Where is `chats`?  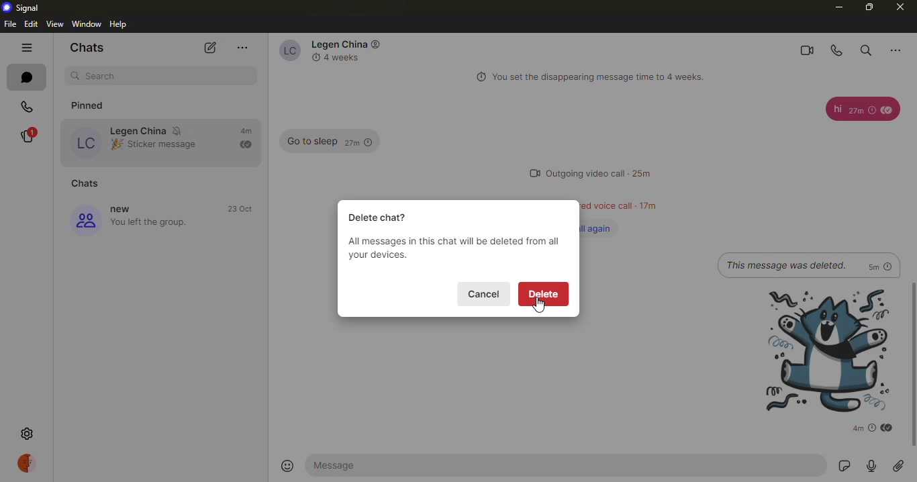 chats is located at coordinates (23, 77).